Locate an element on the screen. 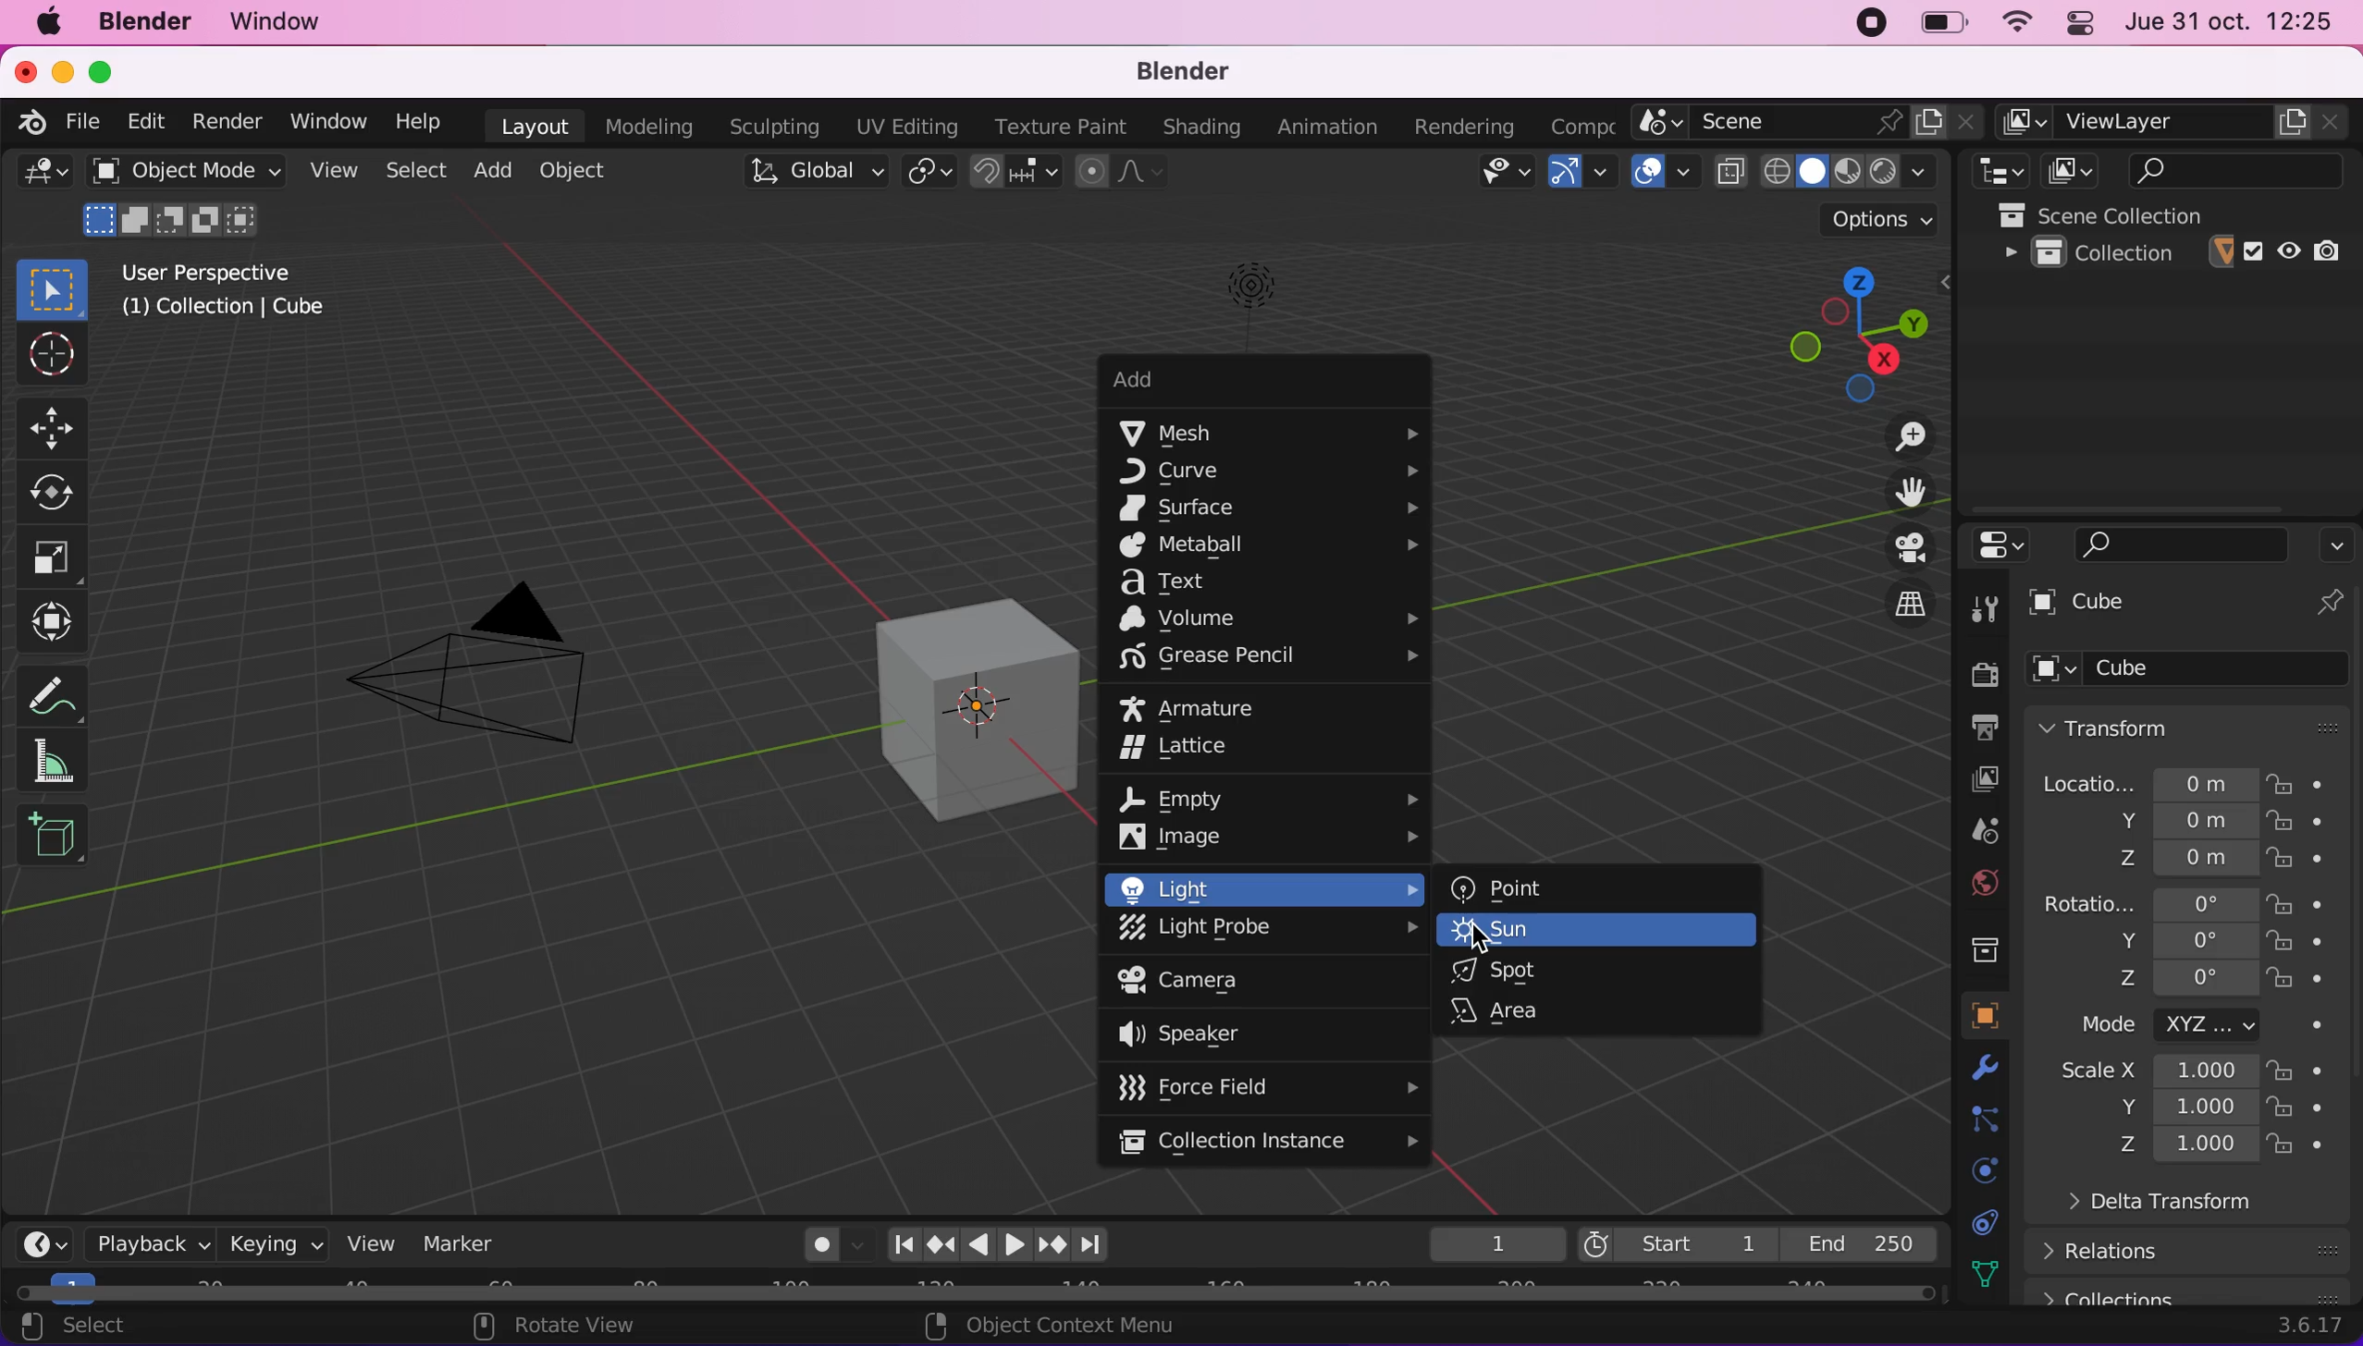 The image size is (2363, 1346). view is located at coordinates (335, 170).